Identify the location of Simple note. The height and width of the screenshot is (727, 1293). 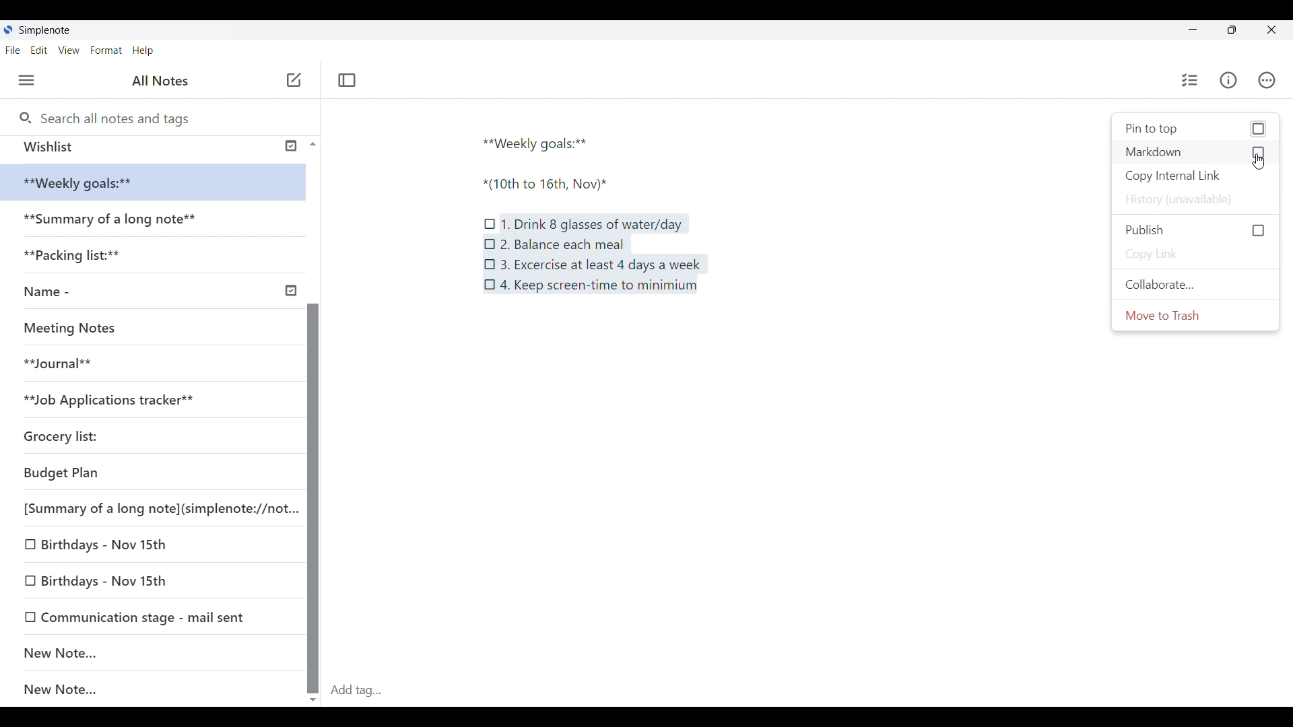
(46, 30).